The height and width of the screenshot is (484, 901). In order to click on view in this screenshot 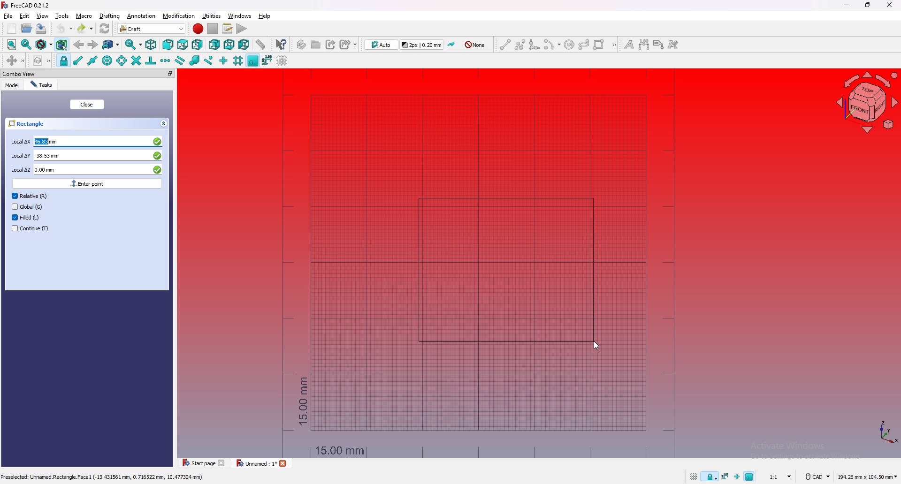, I will do `click(42, 16)`.